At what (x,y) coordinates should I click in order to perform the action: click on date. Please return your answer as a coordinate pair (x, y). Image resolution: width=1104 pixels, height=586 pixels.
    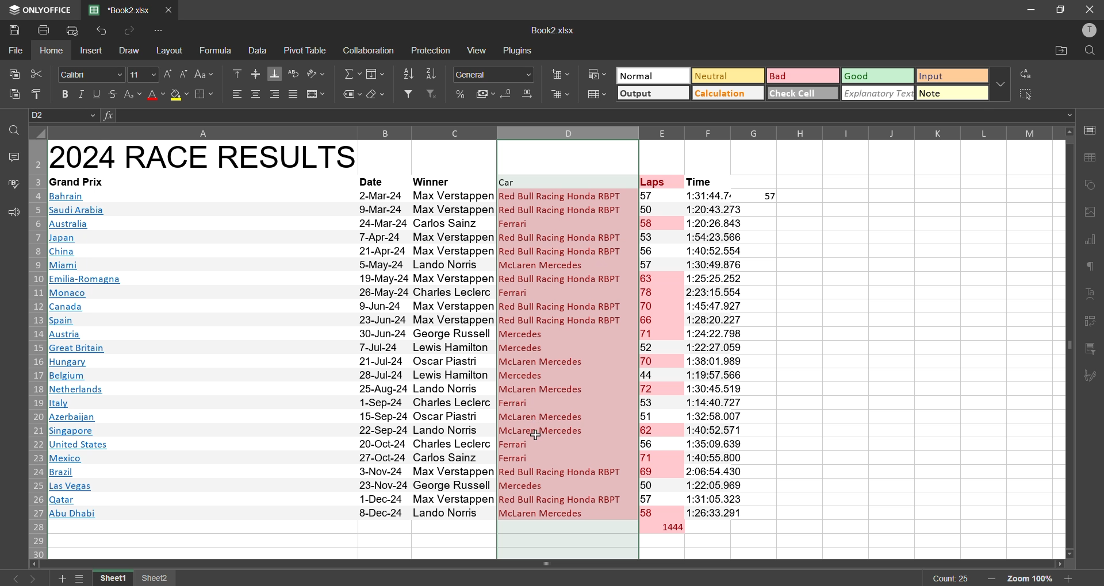
    Looking at the image, I should click on (382, 354).